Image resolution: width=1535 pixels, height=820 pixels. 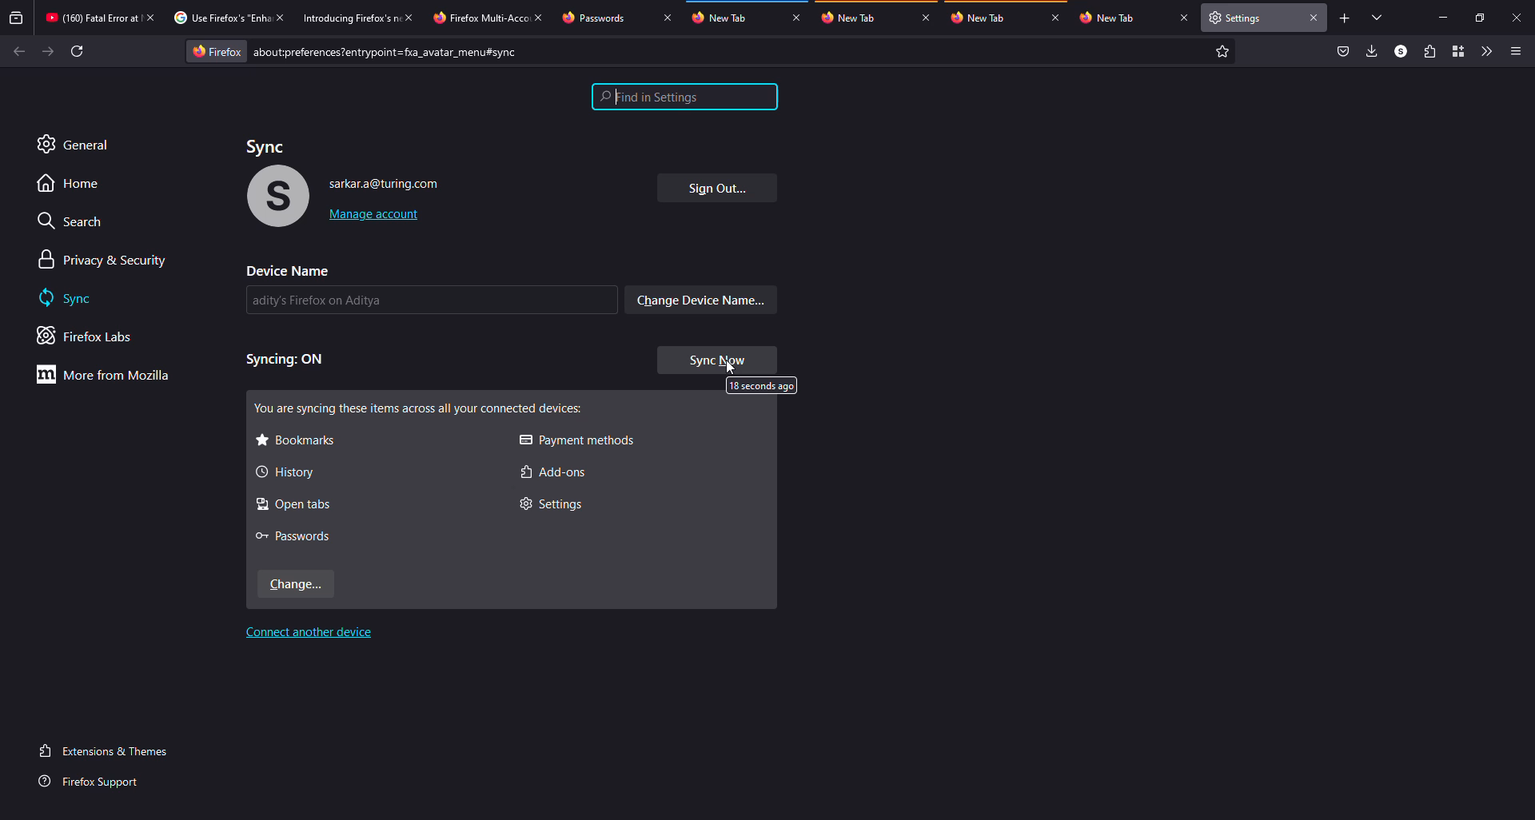 What do you see at coordinates (312, 631) in the screenshot?
I see `connect another device` at bounding box center [312, 631].